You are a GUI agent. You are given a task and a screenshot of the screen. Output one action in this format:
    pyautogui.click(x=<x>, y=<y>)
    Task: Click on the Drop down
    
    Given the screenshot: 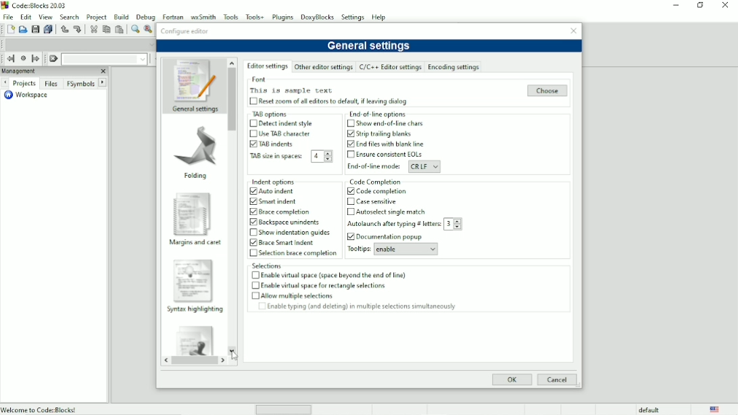 What is the action you would take?
    pyautogui.click(x=458, y=224)
    